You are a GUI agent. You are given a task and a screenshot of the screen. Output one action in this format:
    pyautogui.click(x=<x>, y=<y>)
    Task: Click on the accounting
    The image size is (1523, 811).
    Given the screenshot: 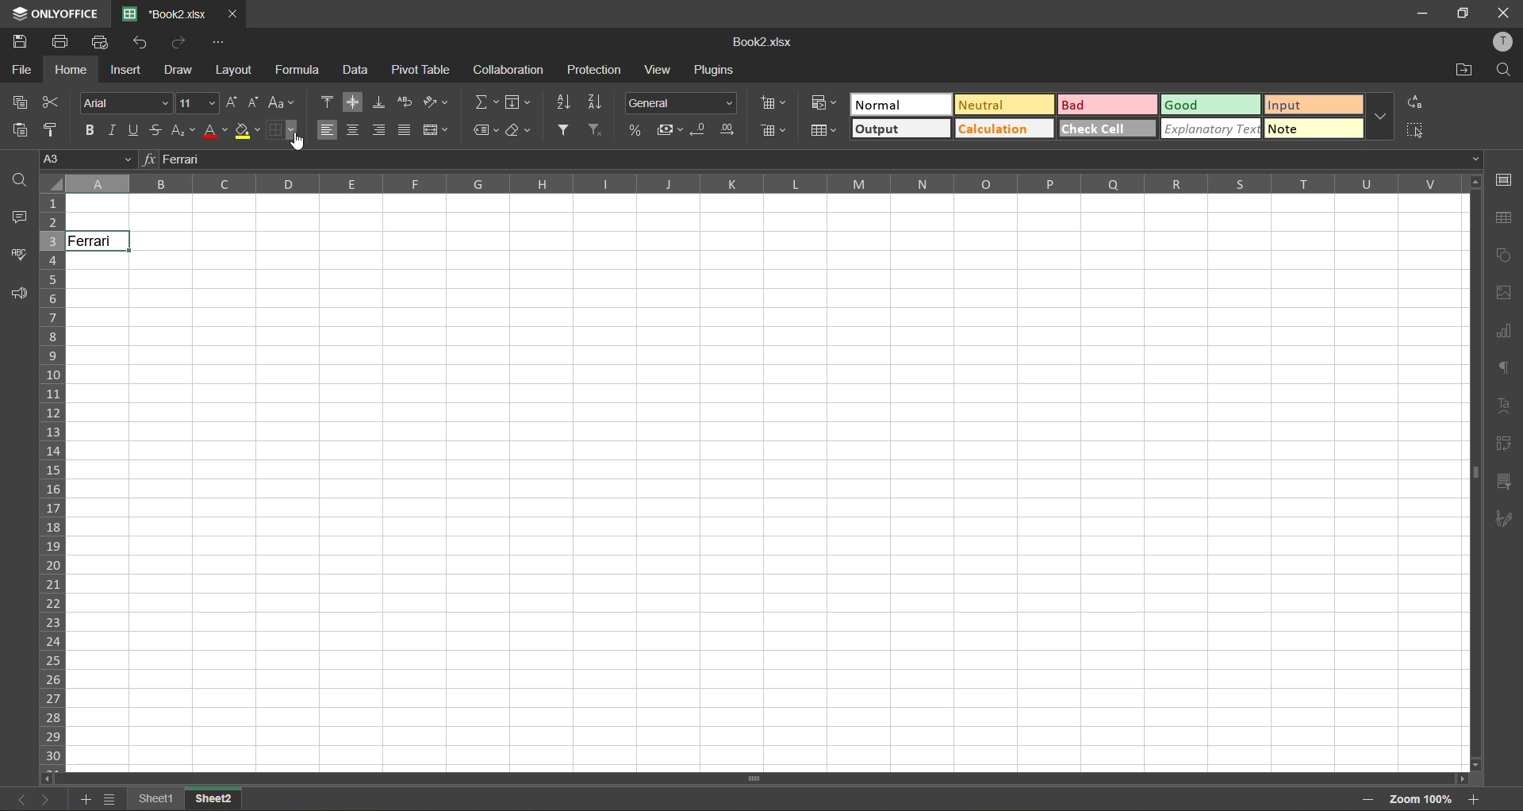 What is the action you would take?
    pyautogui.click(x=668, y=132)
    